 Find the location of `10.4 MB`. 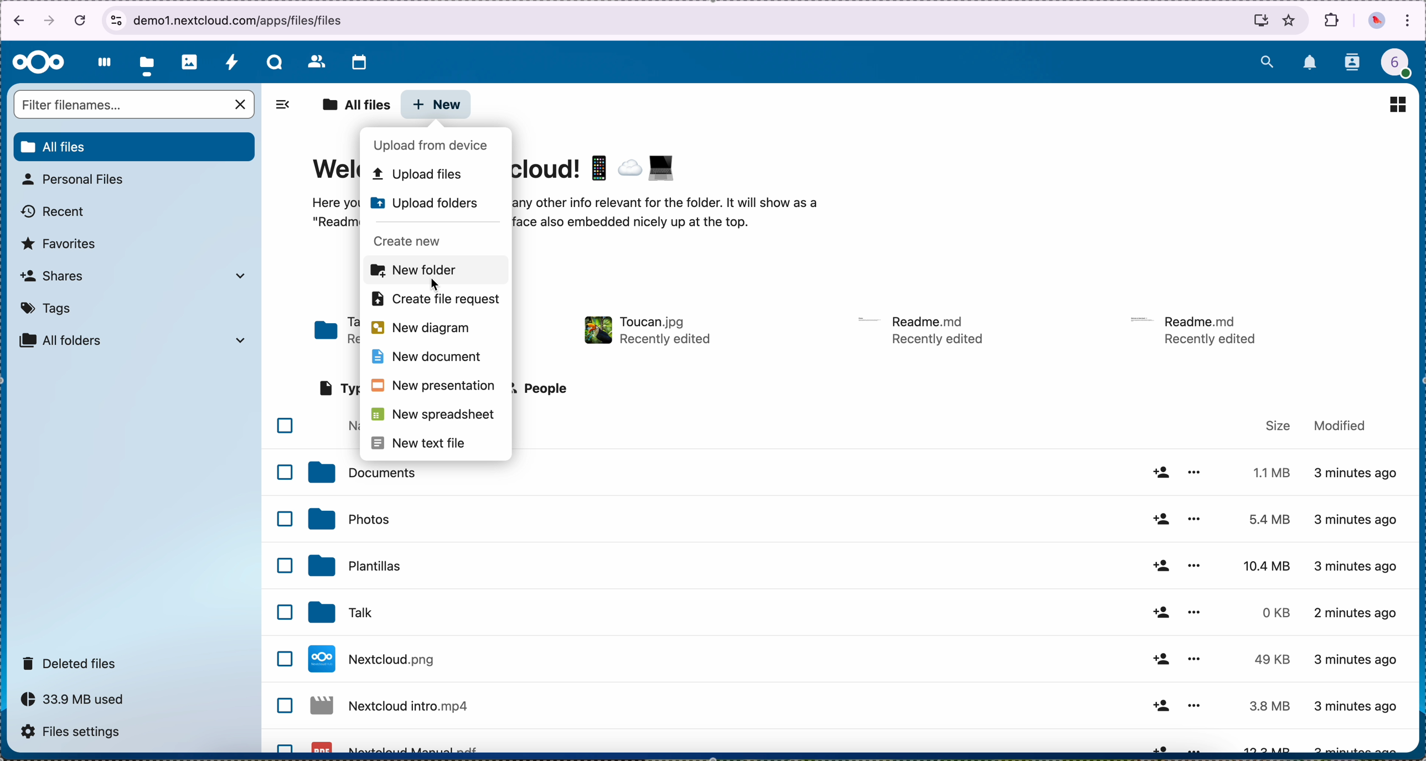

10.4 MB is located at coordinates (1268, 567).